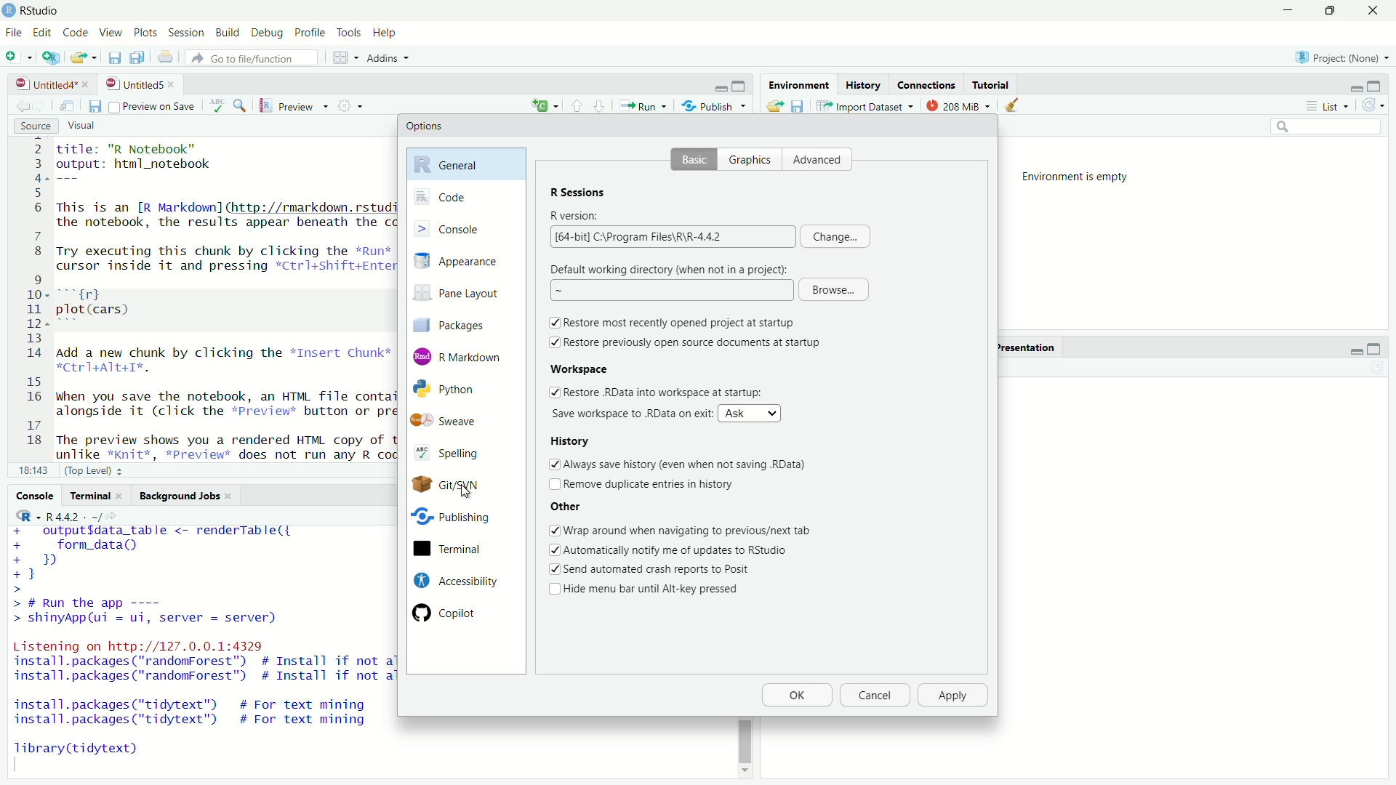  What do you see at coordinates (691, 530) in the screenshot?
I see `Wrap around when navigating to previous/next tab` at bounding box center [691, 530].